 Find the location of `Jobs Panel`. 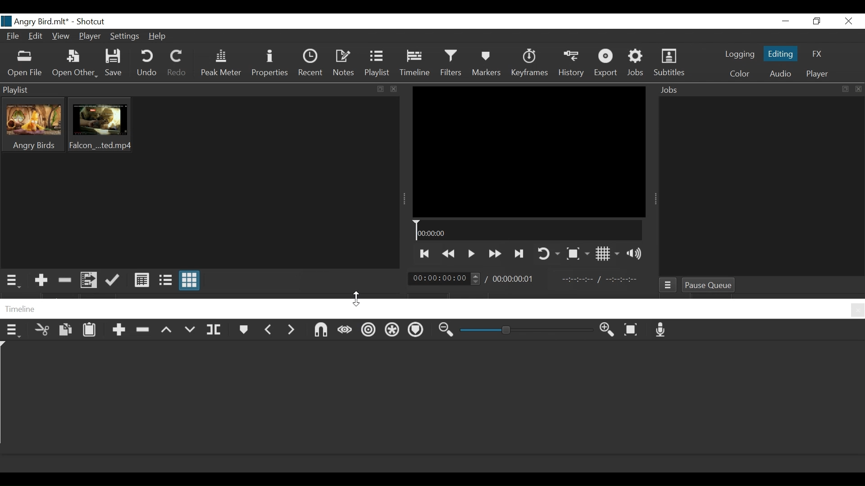

Jobs Panel is located at coordinates (760, 90).